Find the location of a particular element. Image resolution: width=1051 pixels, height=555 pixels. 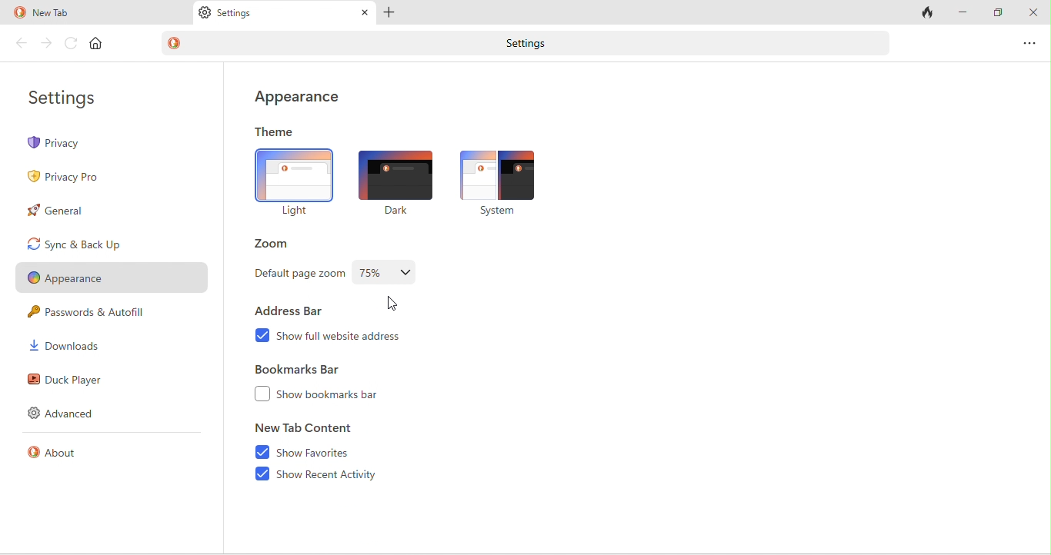

cursor movement is located at coordinates (391, 304).